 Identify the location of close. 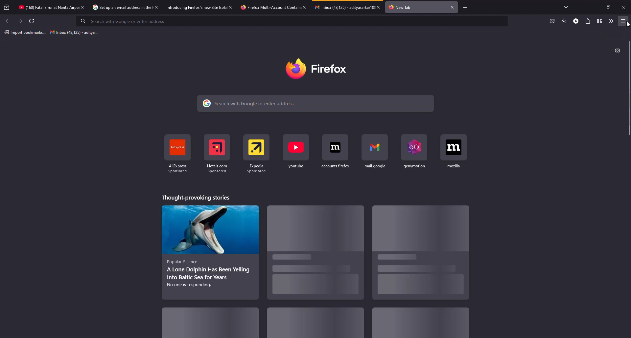
(304, 7).